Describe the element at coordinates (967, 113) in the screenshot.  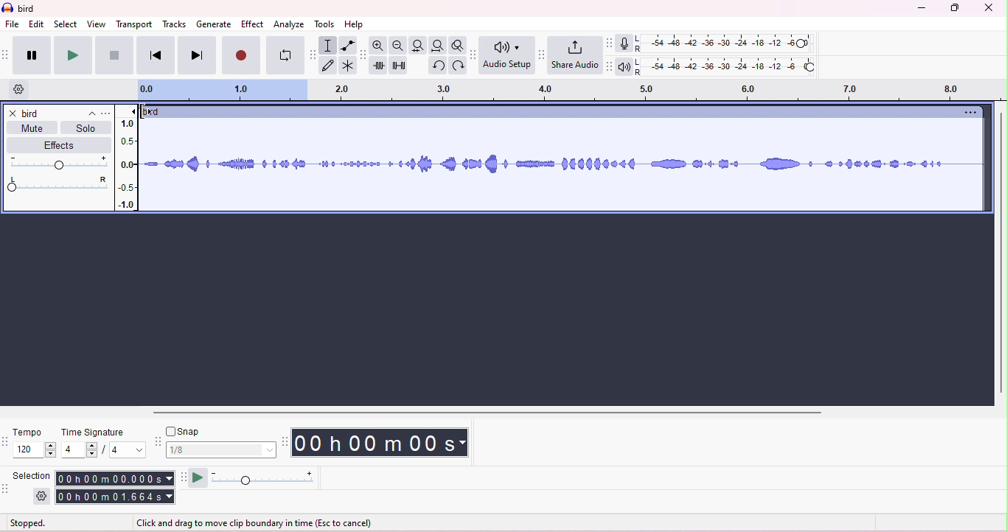
I see `options` at that location.